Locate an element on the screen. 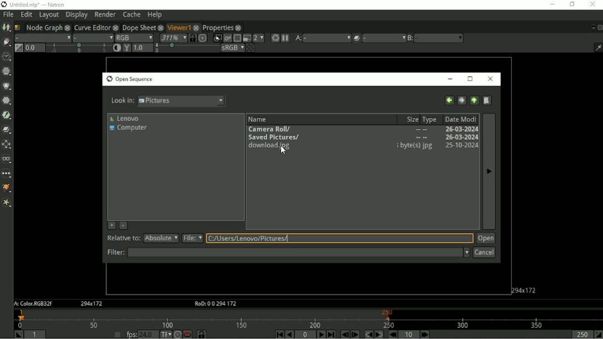 Image resolution: width=603 pixels, height=339 pixels. Close is located at coordinates (599, 28).